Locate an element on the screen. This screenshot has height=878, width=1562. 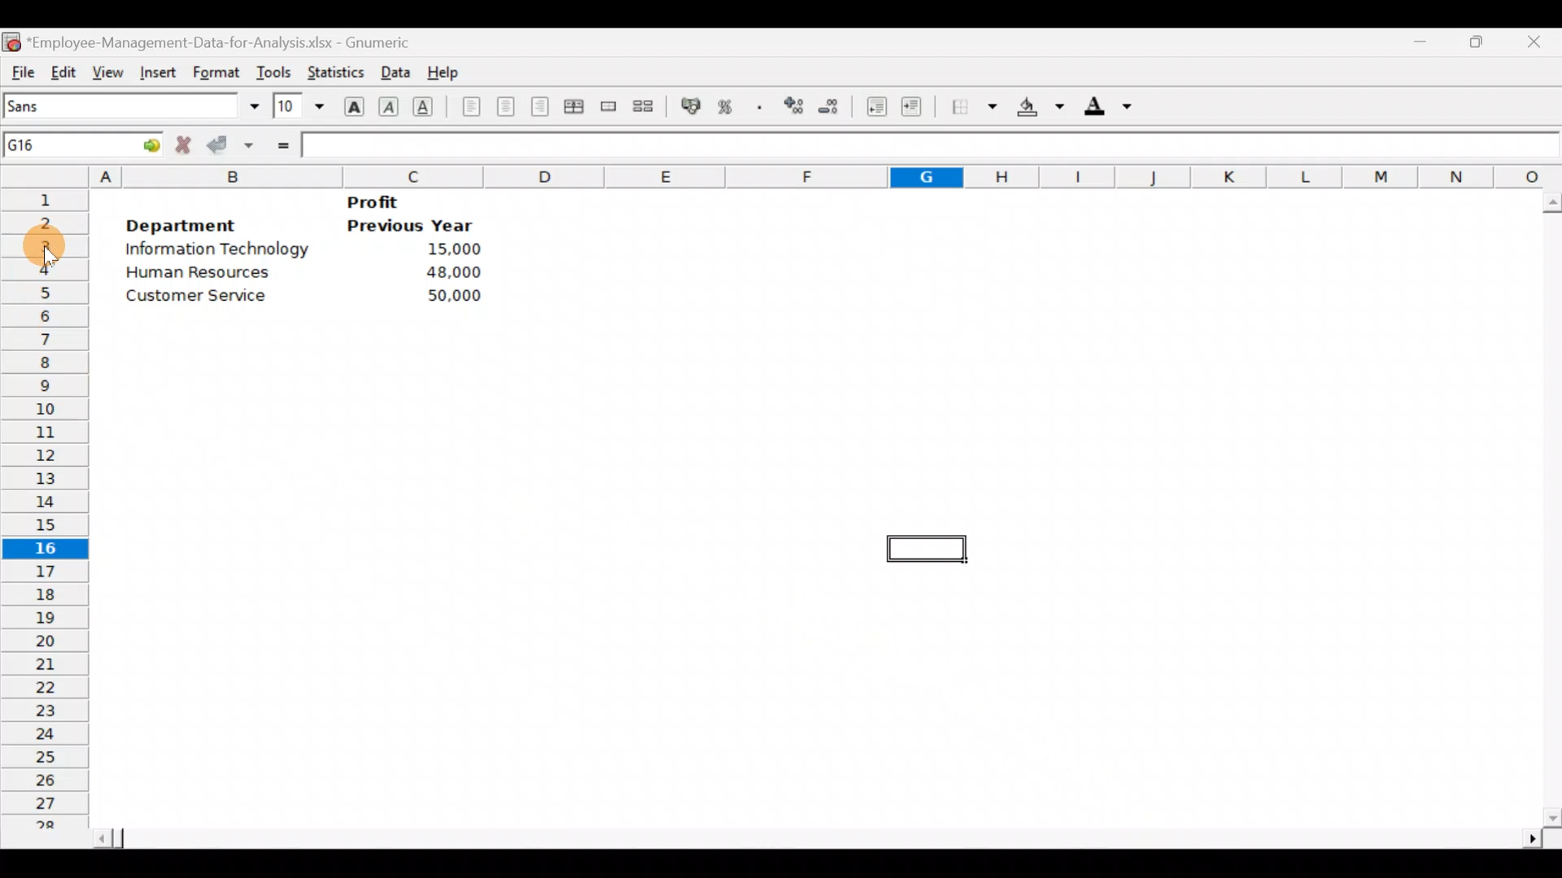
Data is located at coordinates (391, 68).